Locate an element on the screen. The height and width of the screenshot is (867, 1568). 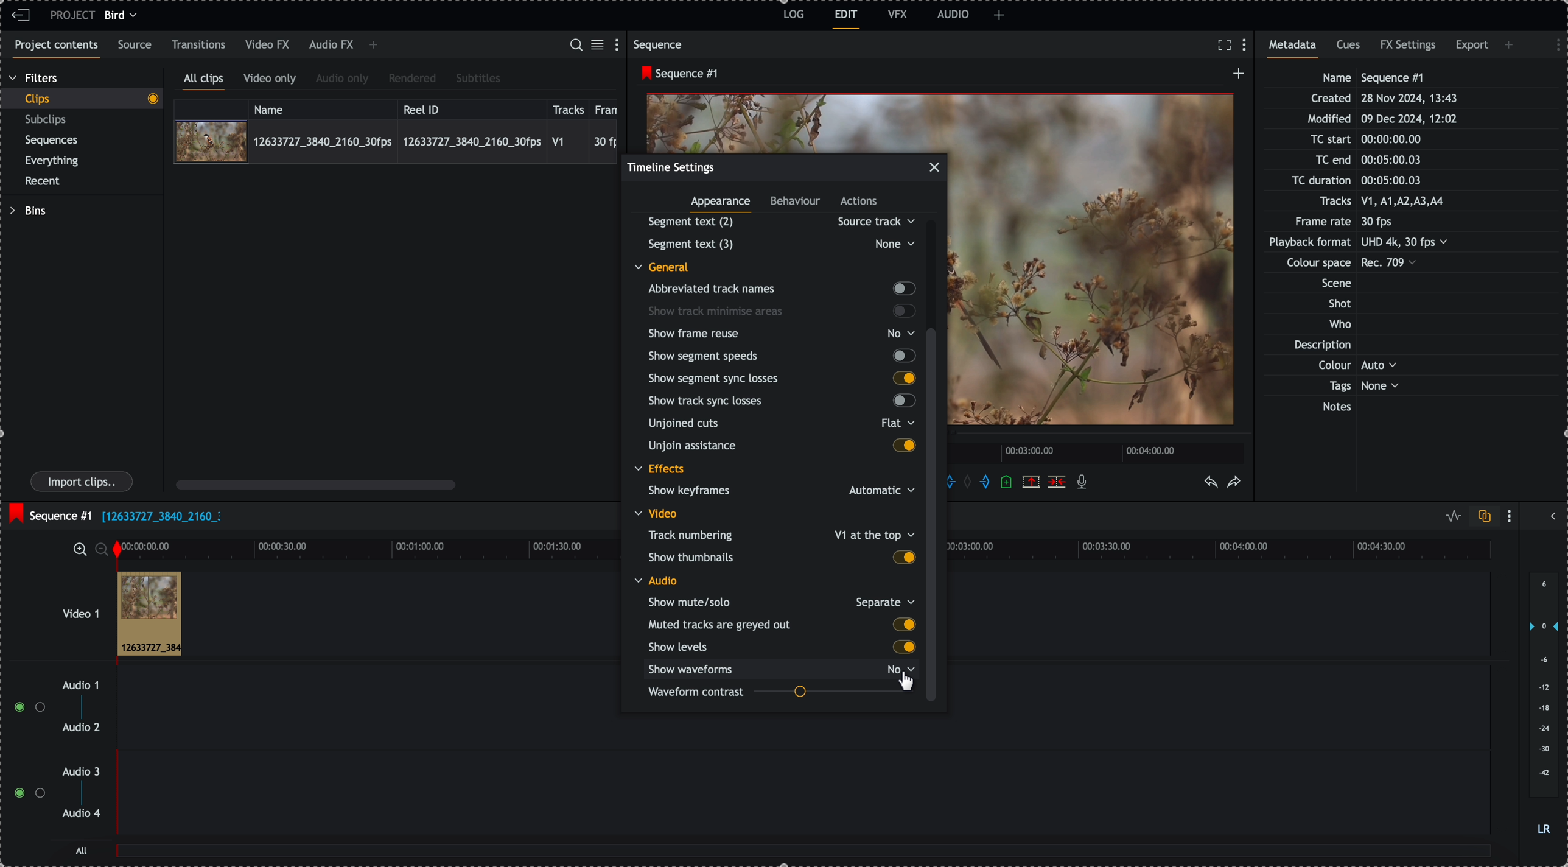
toggle auto track sync is located at coordinates (1482, 517).